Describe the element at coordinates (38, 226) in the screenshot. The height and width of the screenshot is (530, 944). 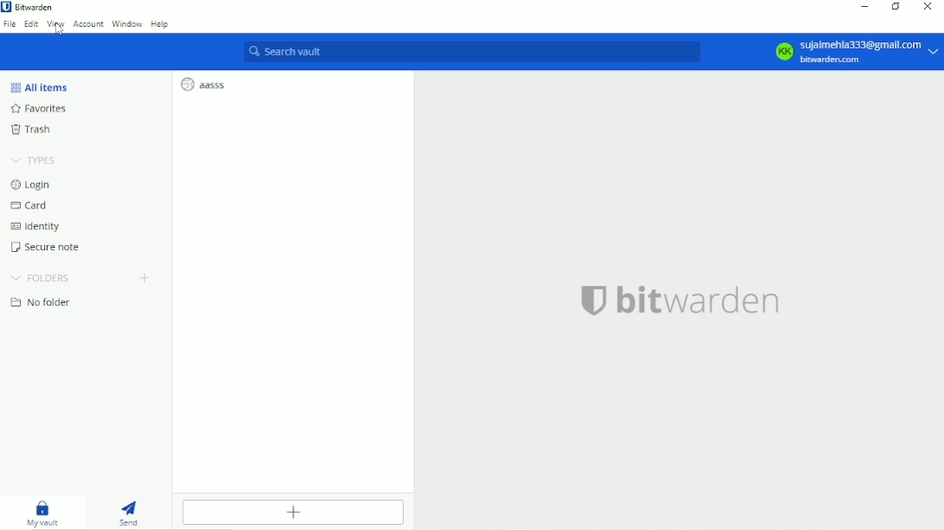
I see `Identity` at that location.